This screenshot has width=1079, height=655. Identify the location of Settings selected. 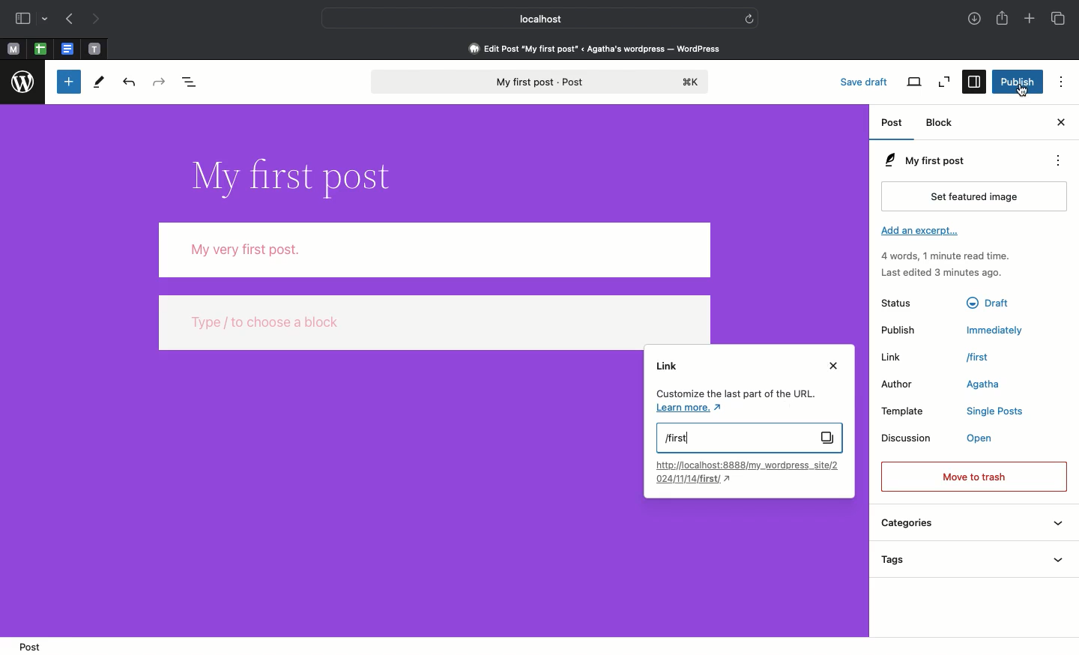
(973, 82).